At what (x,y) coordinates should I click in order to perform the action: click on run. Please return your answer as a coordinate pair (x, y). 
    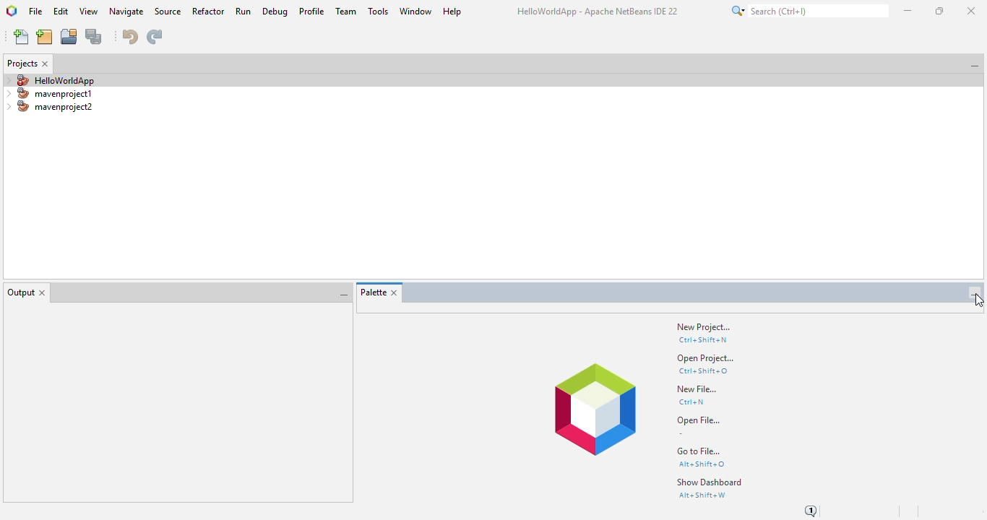
    Looking at the image, I should click on (243, 11).